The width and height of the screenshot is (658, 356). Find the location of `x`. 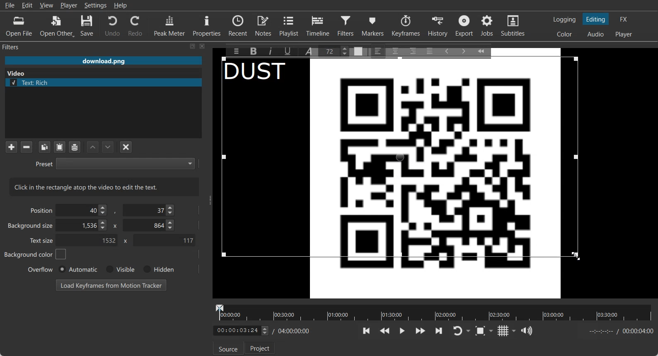

x is located at coordinates (114, 225).